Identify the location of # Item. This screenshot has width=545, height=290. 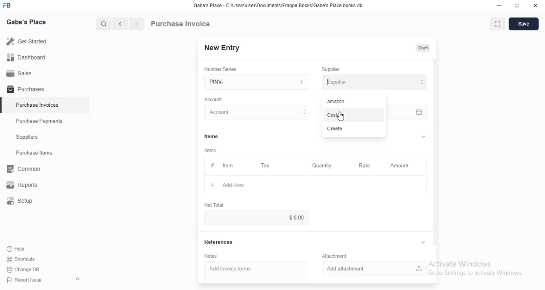
(228, 166).